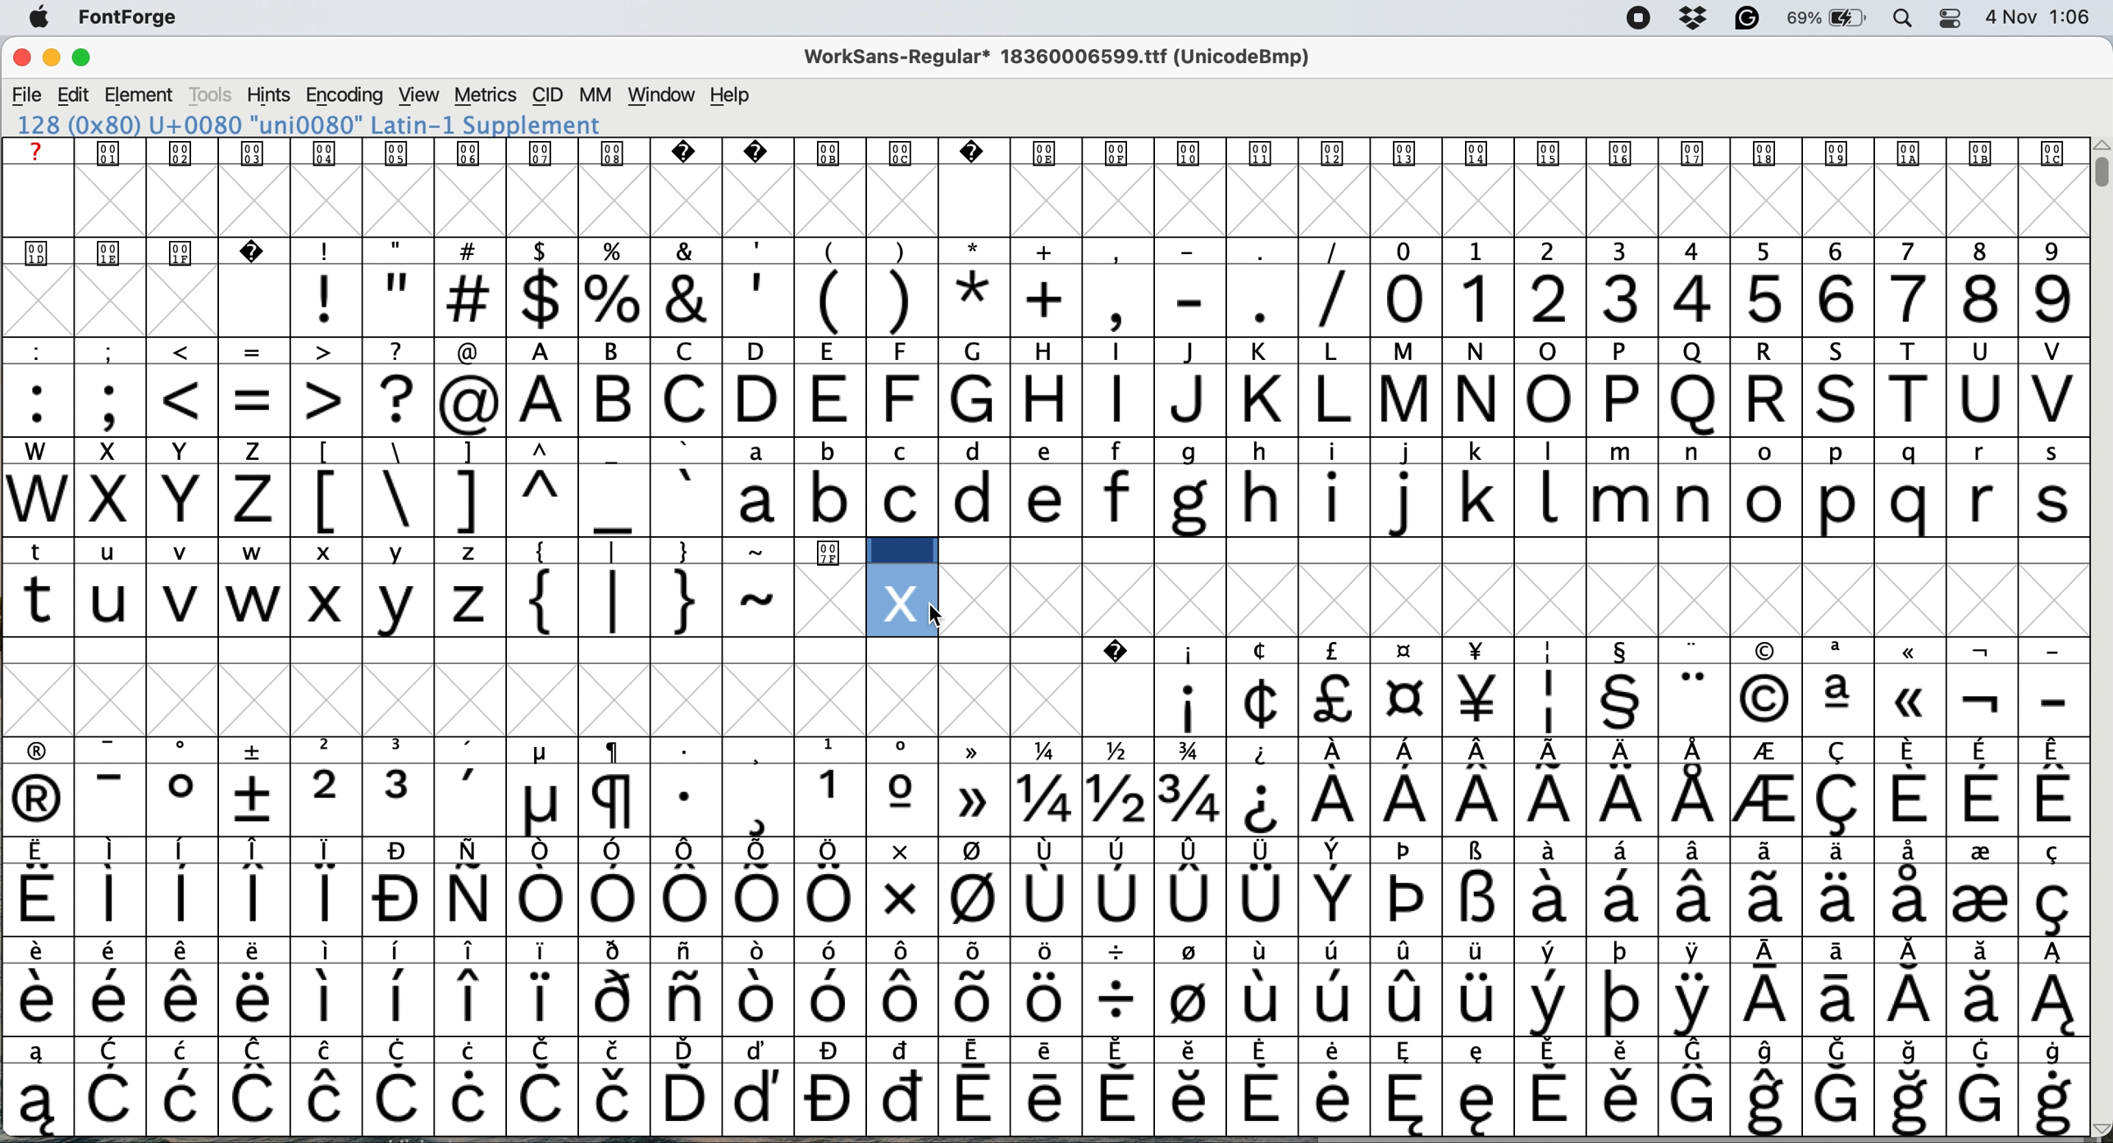  Describe the element at coordinates (344, 95) in the screenshot. I see `encoding` at that location.